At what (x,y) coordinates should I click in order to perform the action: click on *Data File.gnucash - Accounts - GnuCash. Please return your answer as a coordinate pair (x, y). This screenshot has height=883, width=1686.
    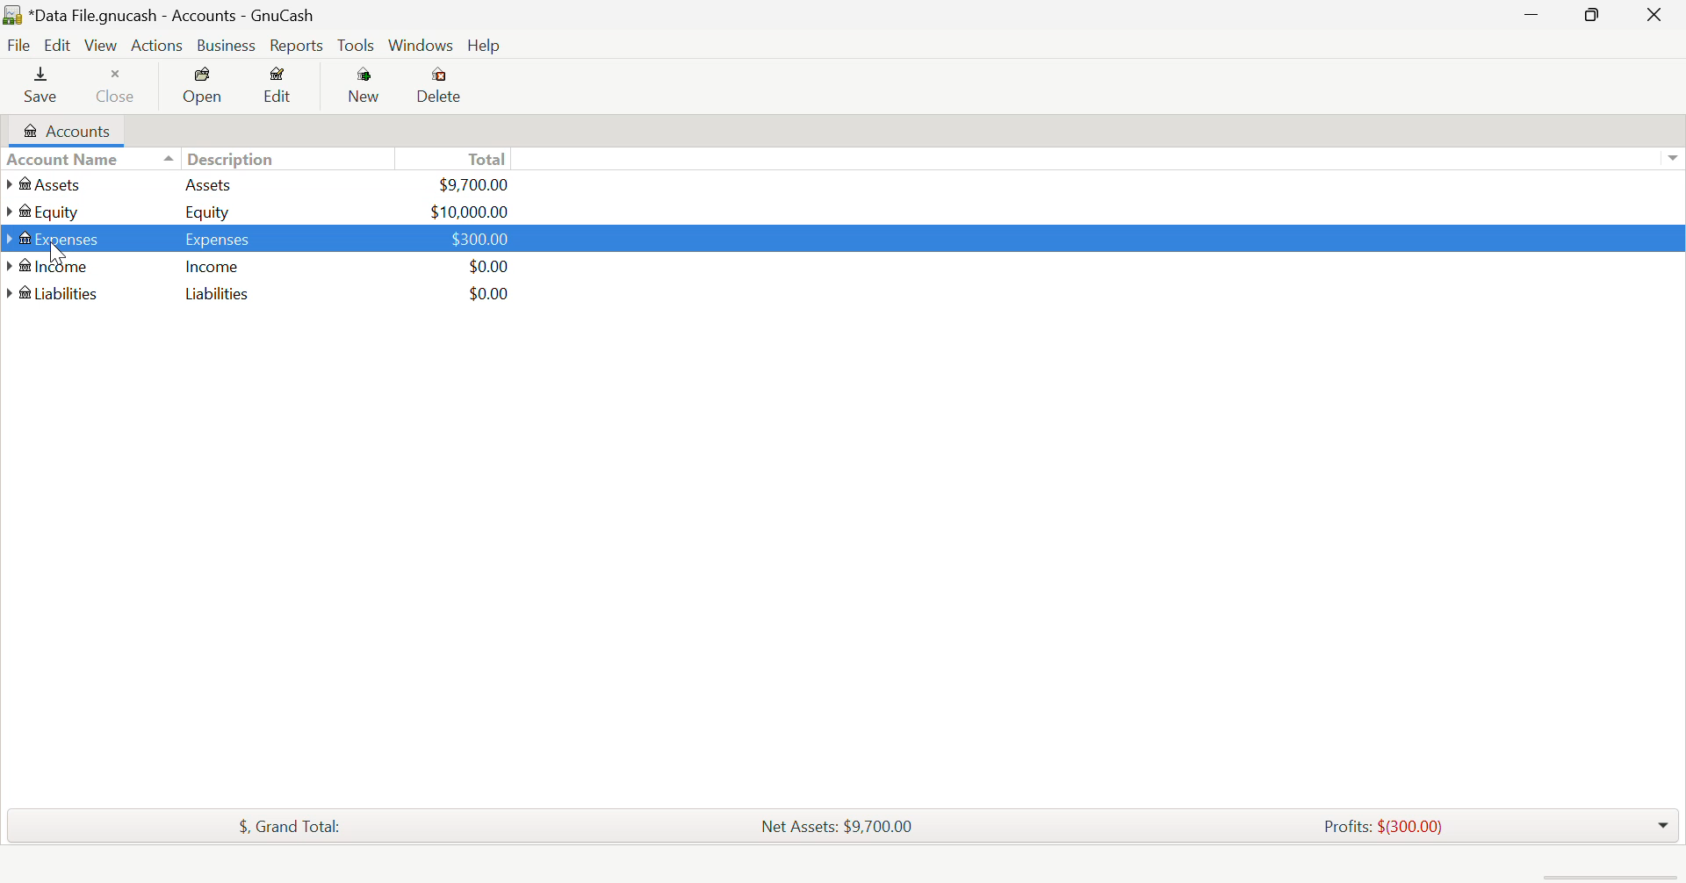
    Looking at the image, I should click on (172, 15).